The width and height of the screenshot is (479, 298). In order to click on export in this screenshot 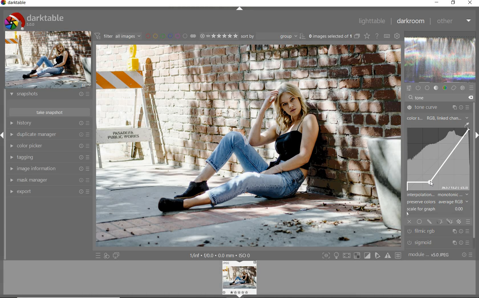, I will do `click(48, 191)`.